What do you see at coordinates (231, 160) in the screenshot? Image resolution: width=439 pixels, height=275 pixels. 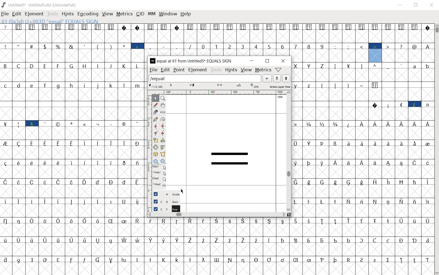 I see `equal sign glyph added` at bounding box center [231, 160].